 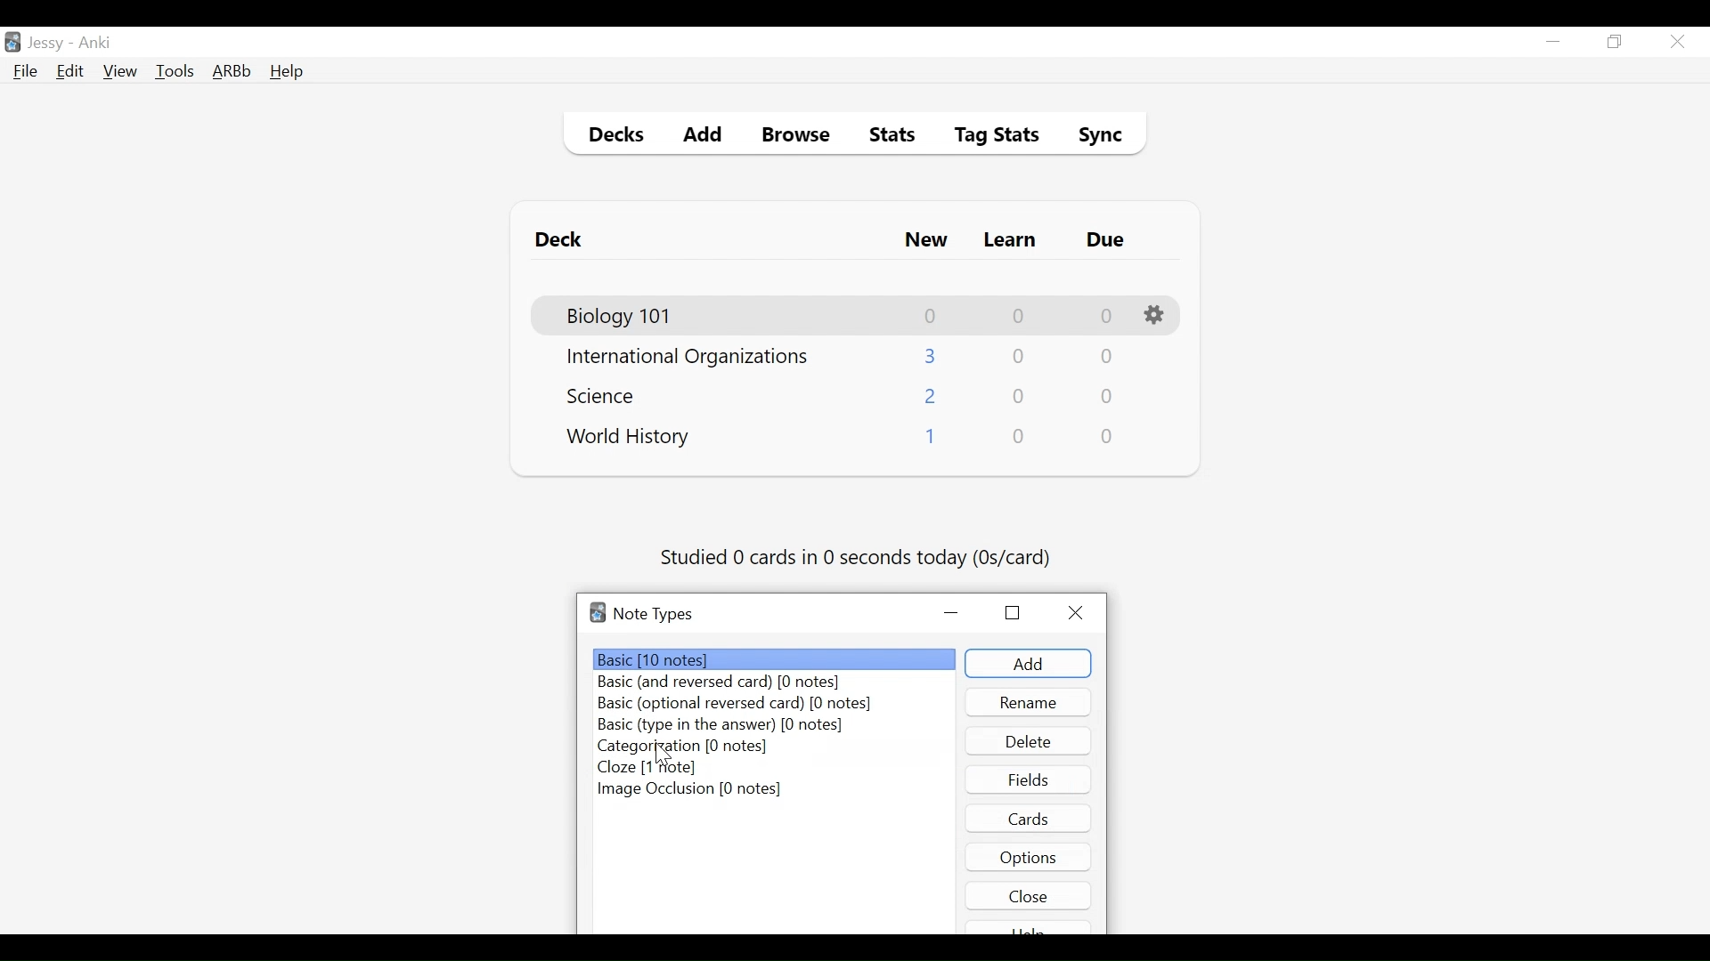 I want to click on minimize, so click(x=953, y=614).